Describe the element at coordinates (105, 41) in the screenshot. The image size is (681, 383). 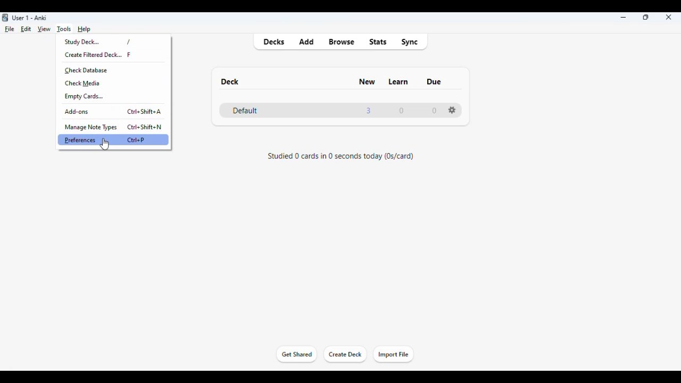
I see `study deck.. /` at that location.